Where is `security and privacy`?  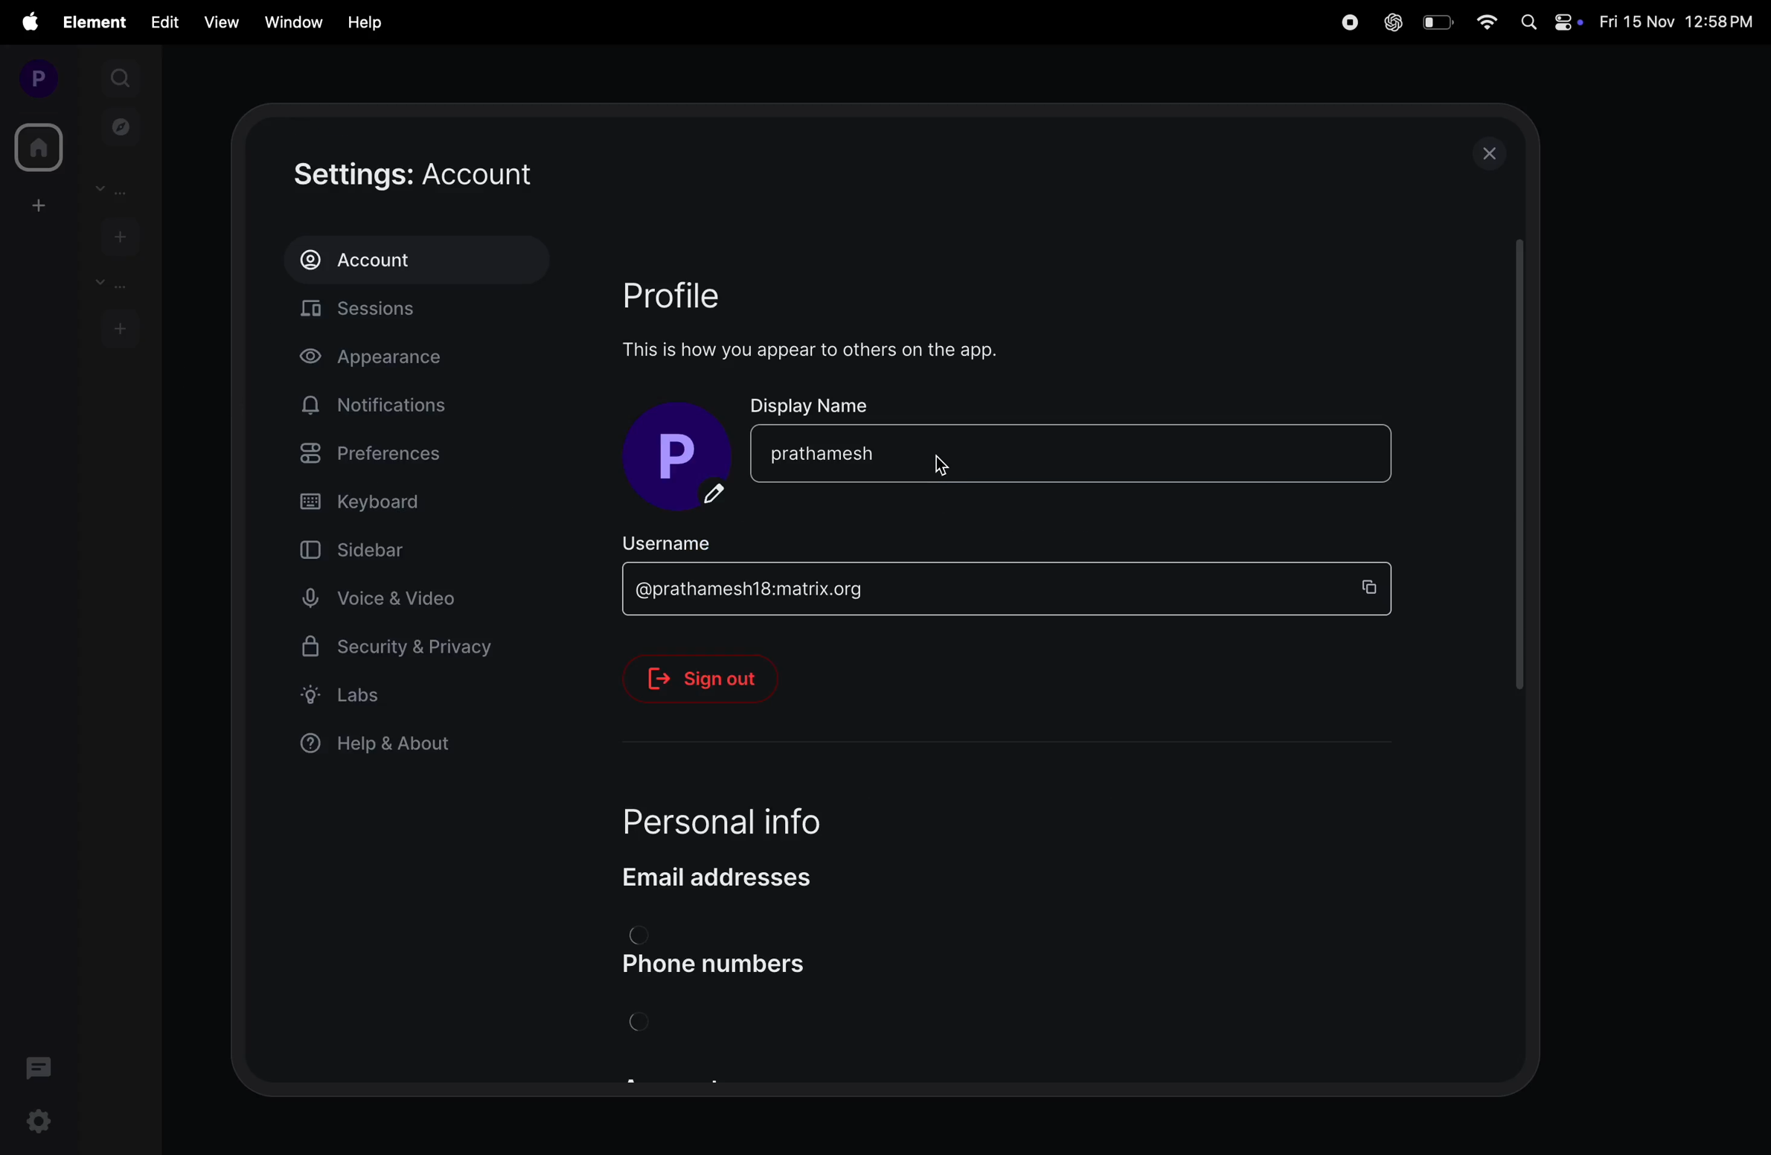
security and privacy is located at coordinates (399, 652).